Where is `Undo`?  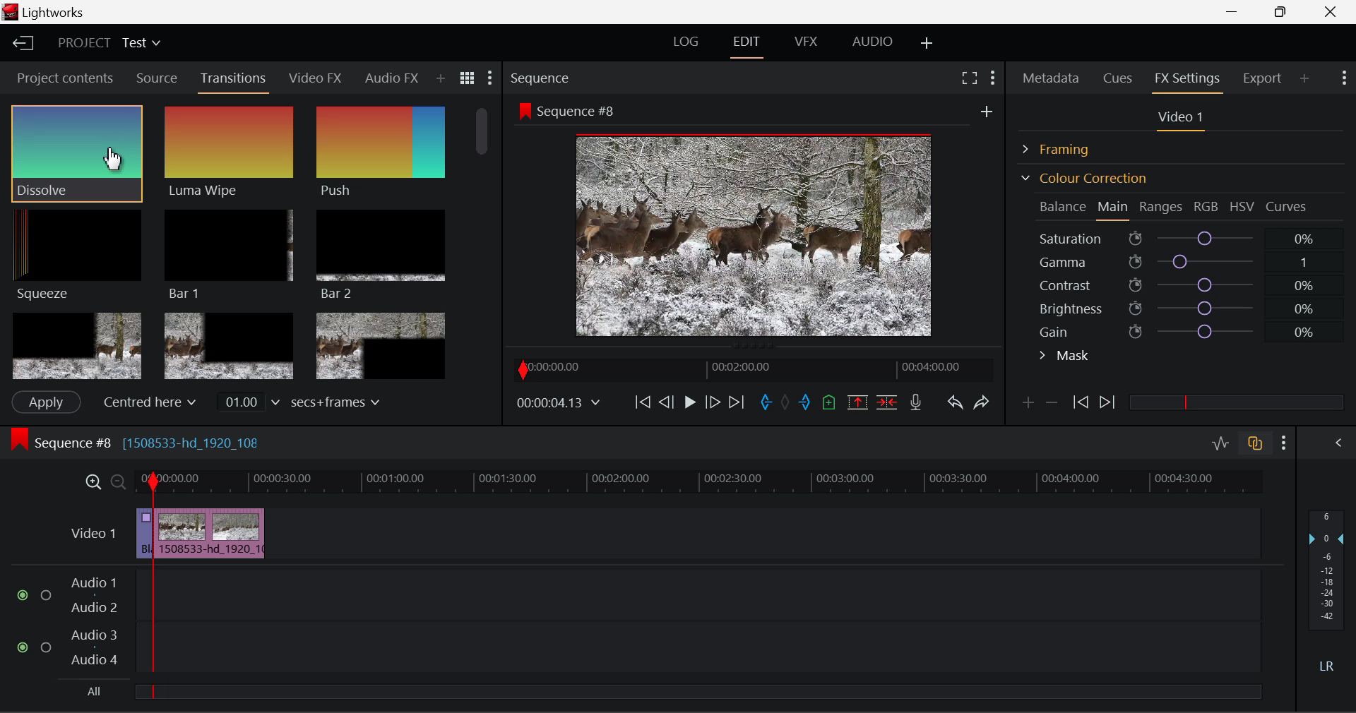
Undo is located at coordinates (954, 405).